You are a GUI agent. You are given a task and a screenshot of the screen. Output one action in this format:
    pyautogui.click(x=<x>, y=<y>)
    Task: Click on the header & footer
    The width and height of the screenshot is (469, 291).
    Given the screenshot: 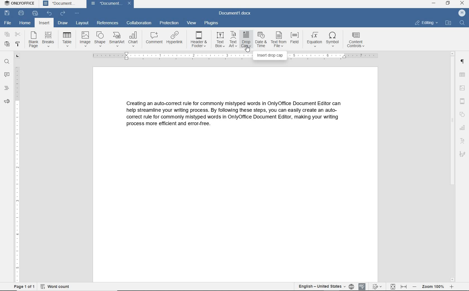 What is the action you would take?
    pyautogui.click(x=199, y=40)
    